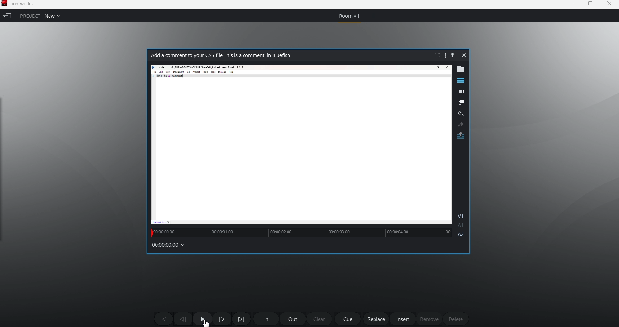 Image resolution: width=619 pixels, height=327 pixels. I want to click on cloe, so click(610, 5).